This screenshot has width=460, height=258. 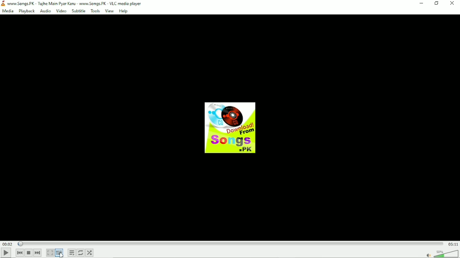 What do you see at coordinates (232, 244) in the screenshot?
I see `Play duration` at bounding box center [232, 244].